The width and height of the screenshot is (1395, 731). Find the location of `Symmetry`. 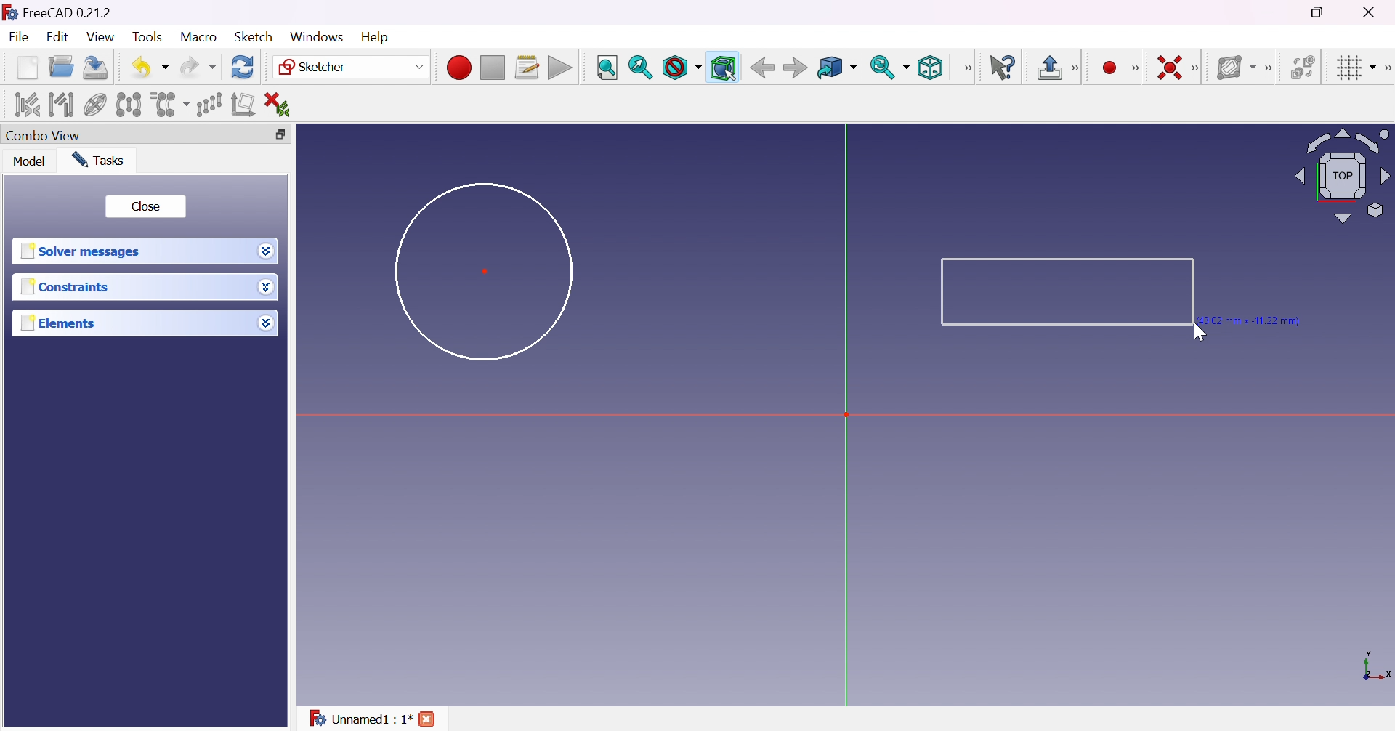

Symmetry is located at coordinates (129, 104).